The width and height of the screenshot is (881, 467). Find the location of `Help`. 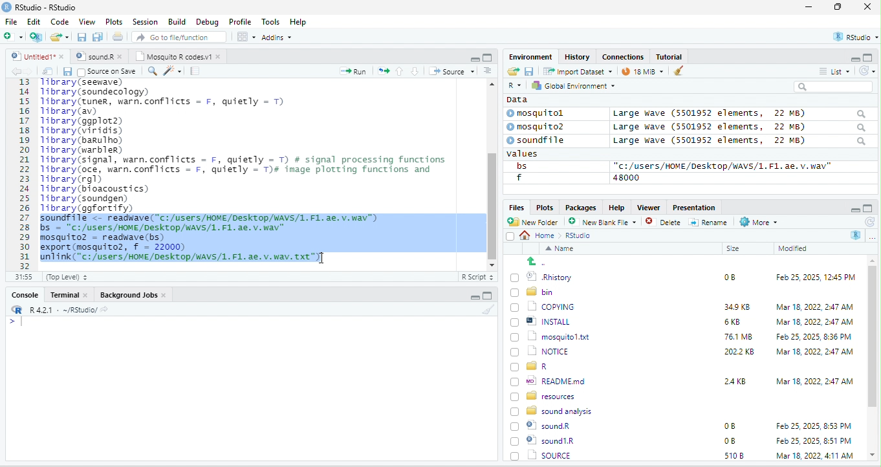

Help is located at coordinates (616, 206).